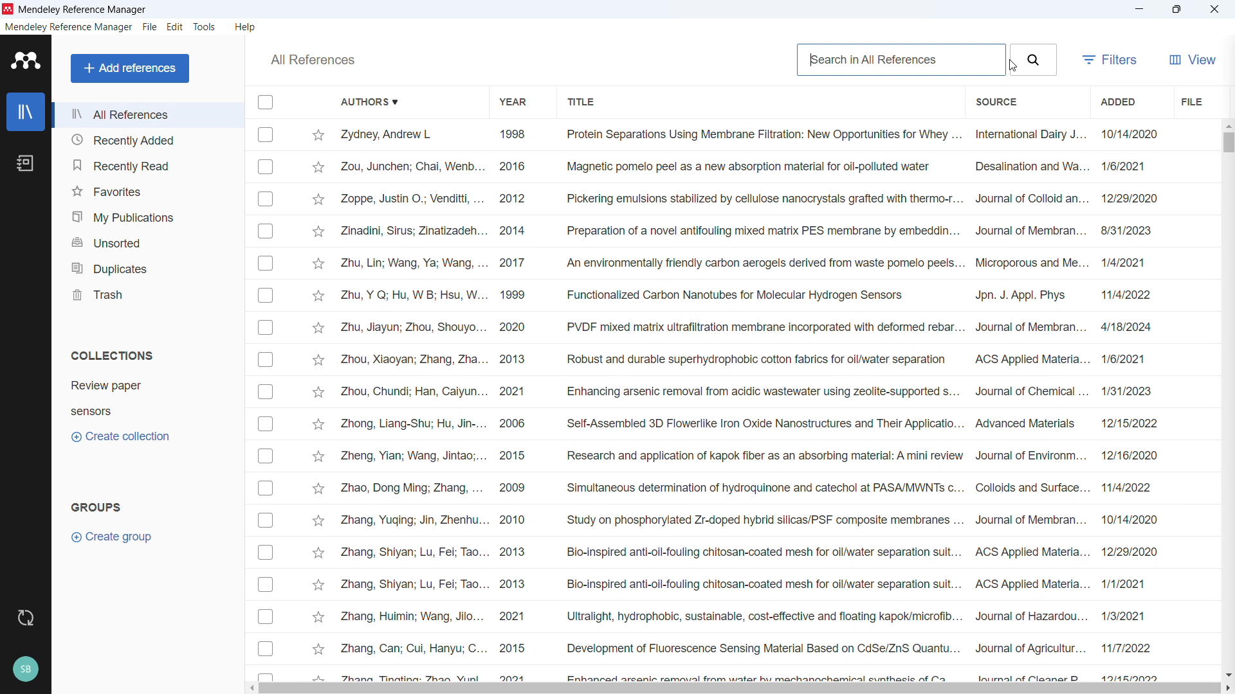 The height and width of the screenshot is (694, 1235). Describe the element at coordinates (150, 27) in the screenshot. I see `file` at that location.